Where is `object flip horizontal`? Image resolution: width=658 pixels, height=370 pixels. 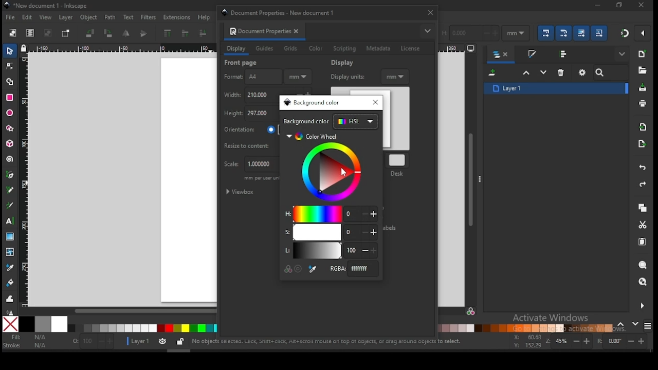
object flip horizontal is located at coordinates (126, 33).